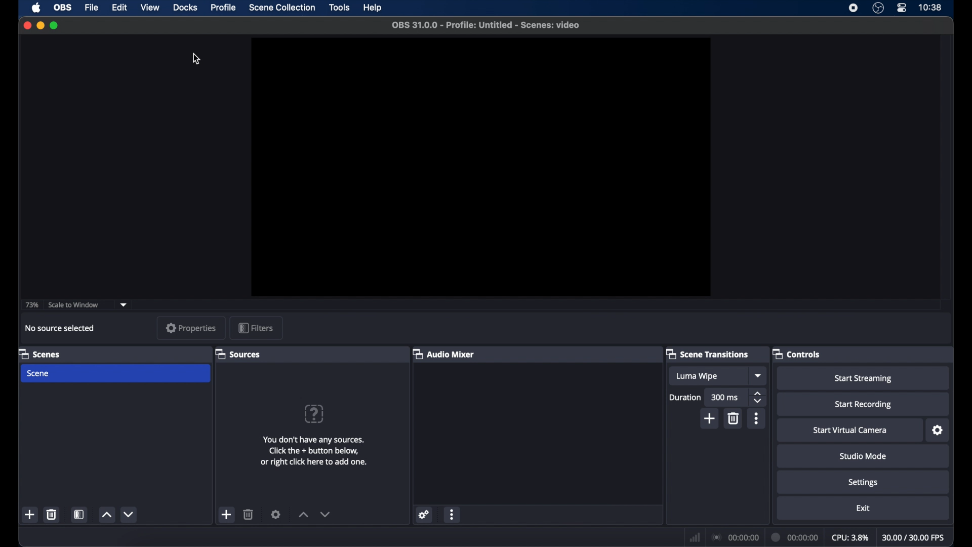  Describe the element at coordinates (225, 515) in the screenshot. I see `add sources` at that location.